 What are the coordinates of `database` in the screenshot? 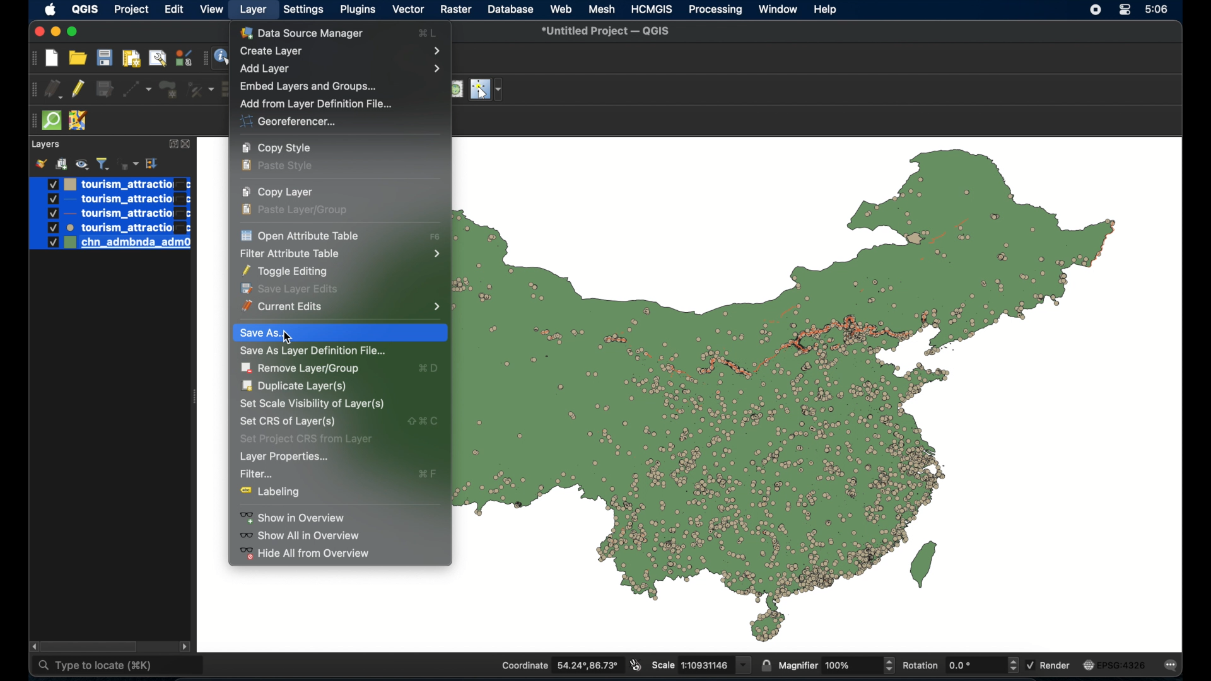 It's located at (510, 9).